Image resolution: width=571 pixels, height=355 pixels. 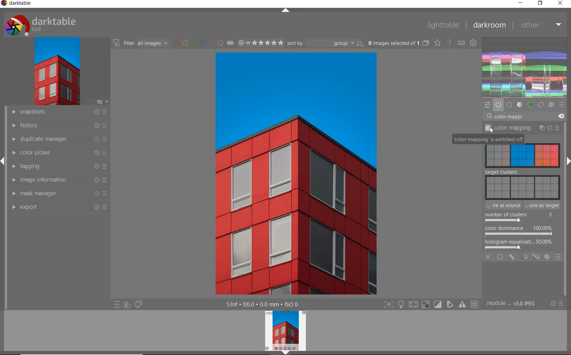 I want to click on darktable, so click(x=48, y=23).